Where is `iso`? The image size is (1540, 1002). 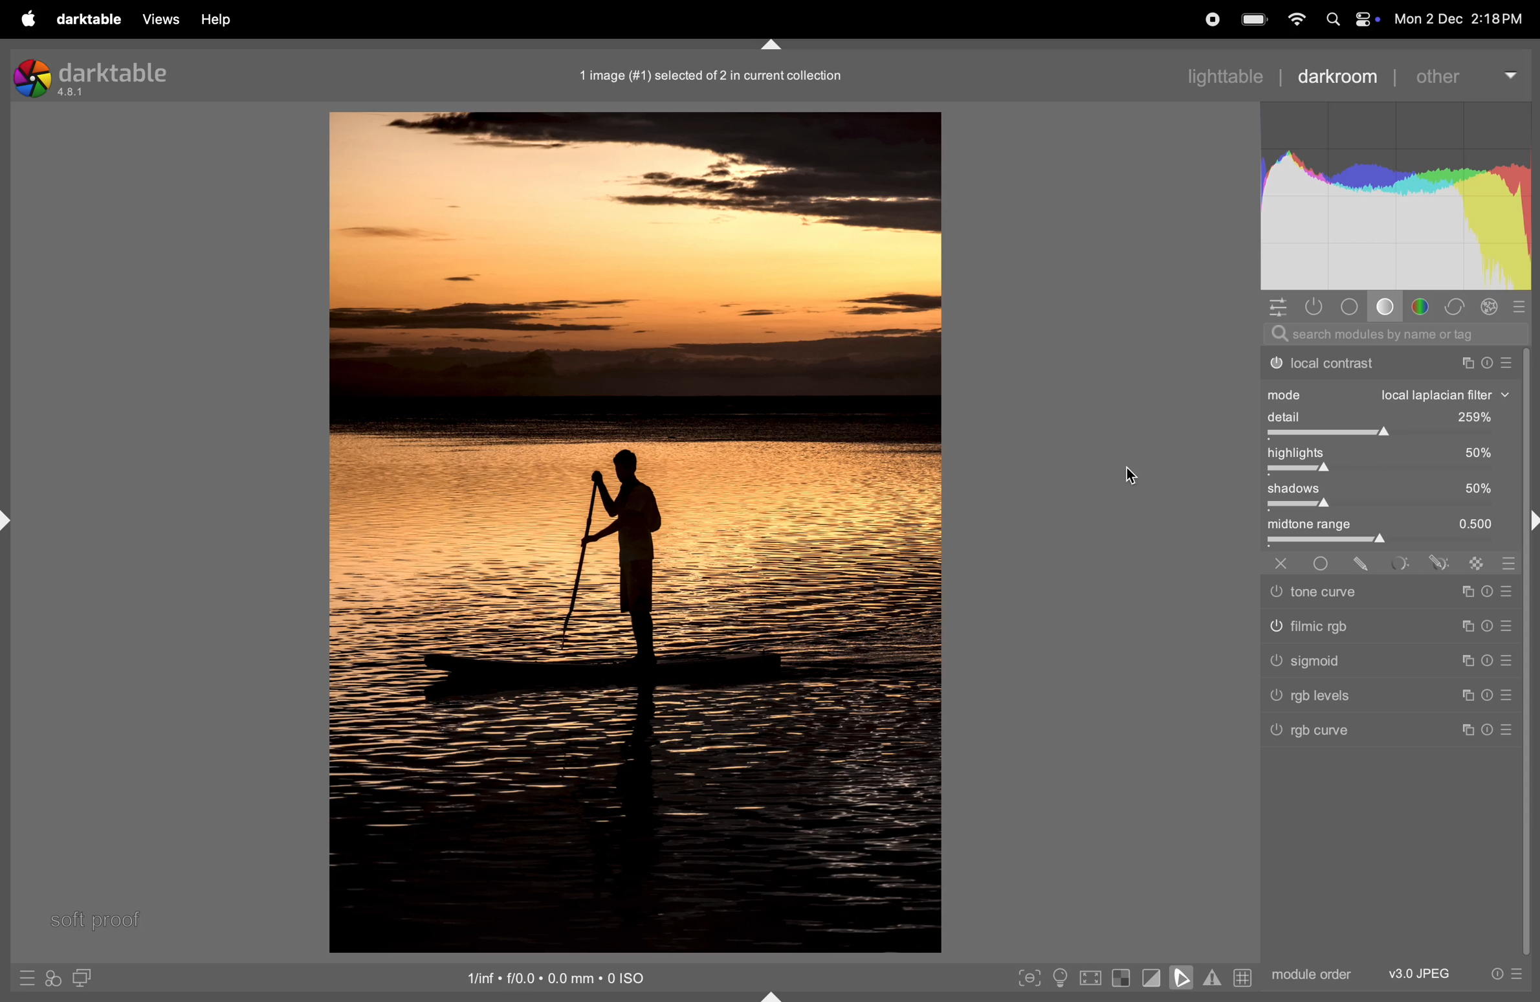
iso is located at coordinates (550, 976).